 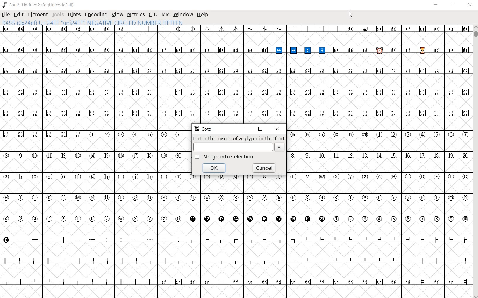 What do you see at coordinates (153, 15) in the screenshot?
I see `CID` at bounding box center [153, 15].